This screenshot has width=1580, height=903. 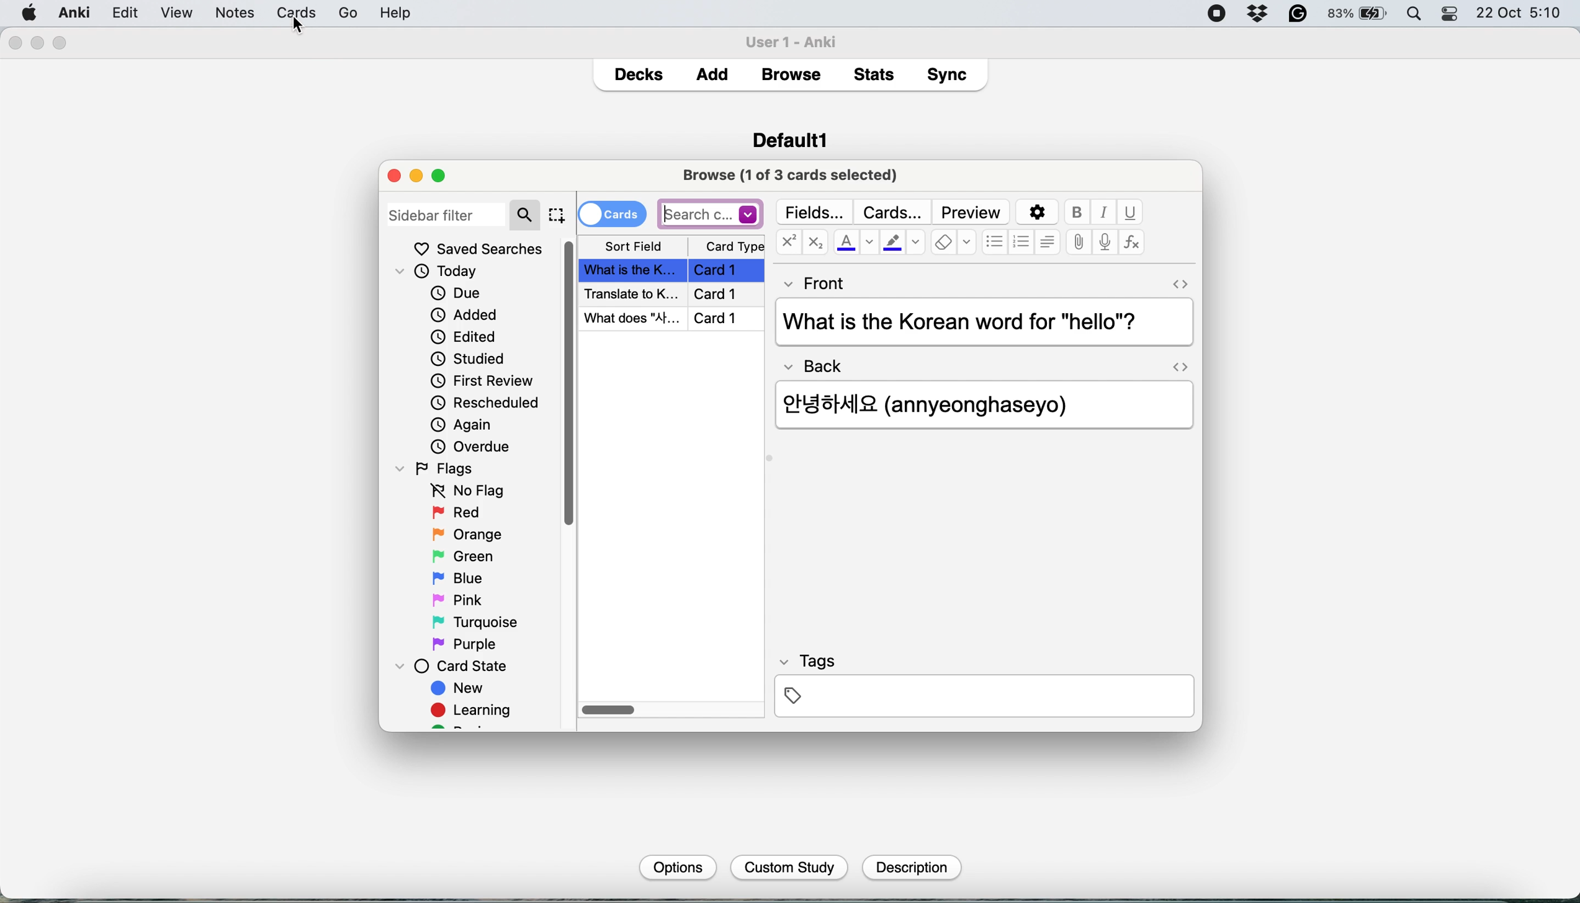 I want to click on stats, so click(x=878, y=74).